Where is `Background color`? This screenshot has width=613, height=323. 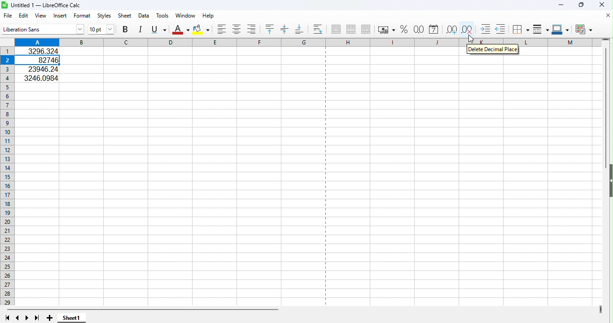 Background color is located at coordinates (201, 30).